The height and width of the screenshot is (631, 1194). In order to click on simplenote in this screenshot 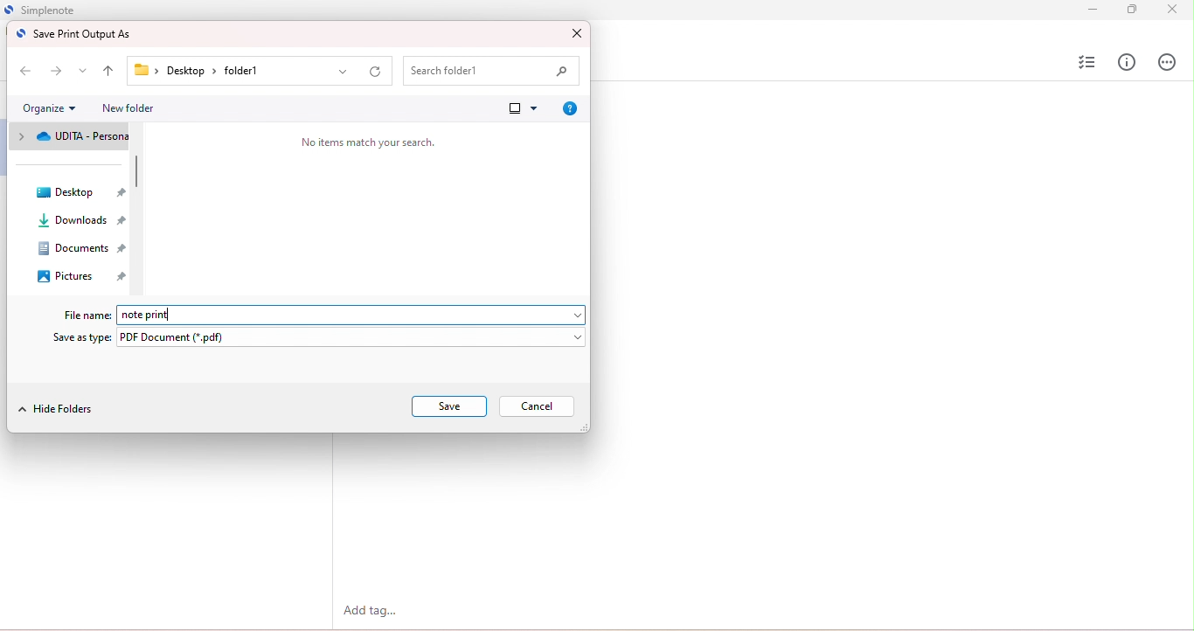, I will do `click(62, 10)`.